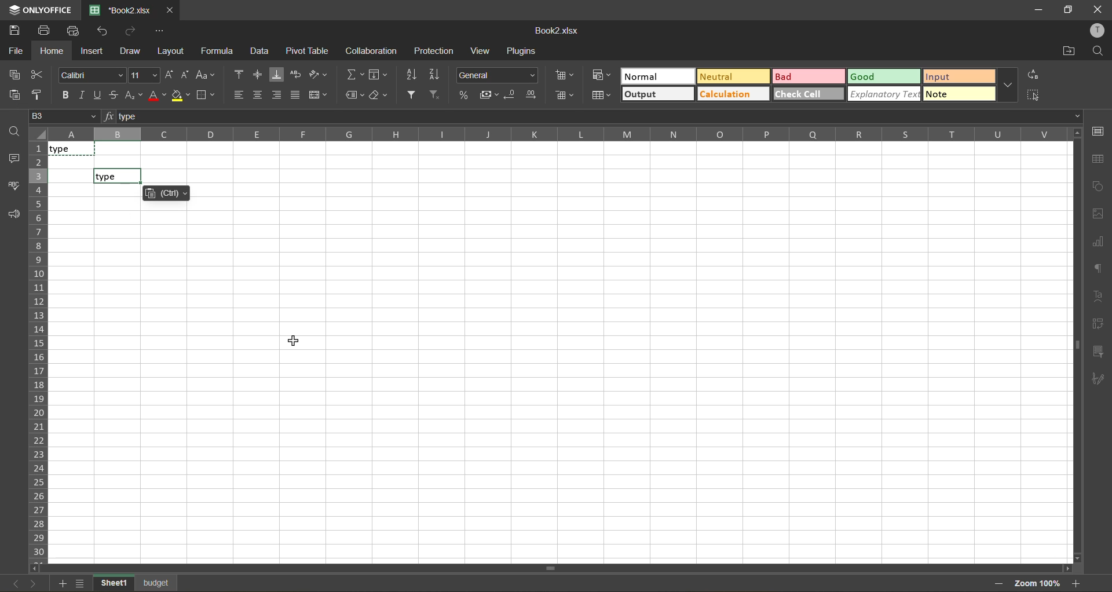  What do you see at coordinates (524, 51) in the screenshot?
I see `plugins` at bounding box center [524, 51].